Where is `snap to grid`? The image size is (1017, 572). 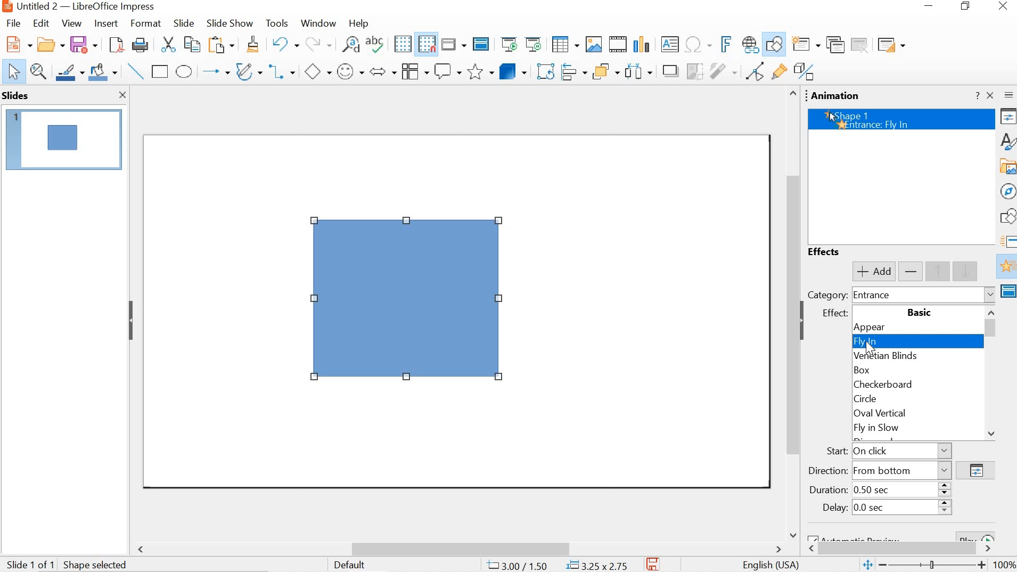
snap to grid is located at coordinates (427, 45).